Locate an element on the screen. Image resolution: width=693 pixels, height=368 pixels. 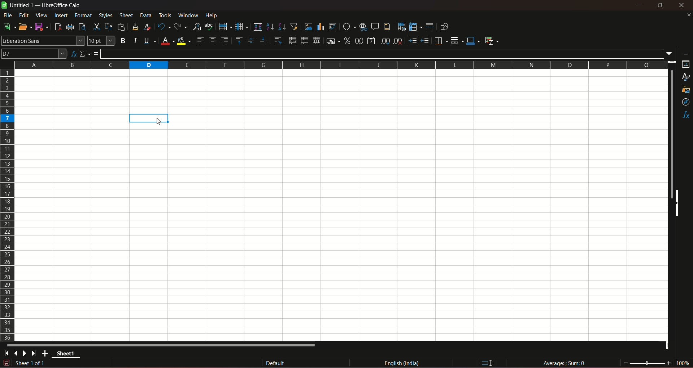
print is located at coordinates (70, 28).